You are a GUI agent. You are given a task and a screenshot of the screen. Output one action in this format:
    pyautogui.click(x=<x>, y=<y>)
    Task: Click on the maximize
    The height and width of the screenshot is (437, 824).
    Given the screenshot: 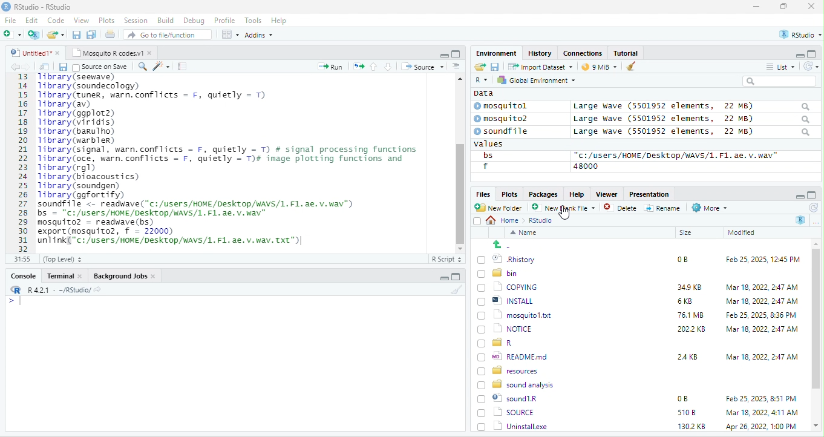 What is the action you would take?
    pyautogui.click(x=813, y=194)
    